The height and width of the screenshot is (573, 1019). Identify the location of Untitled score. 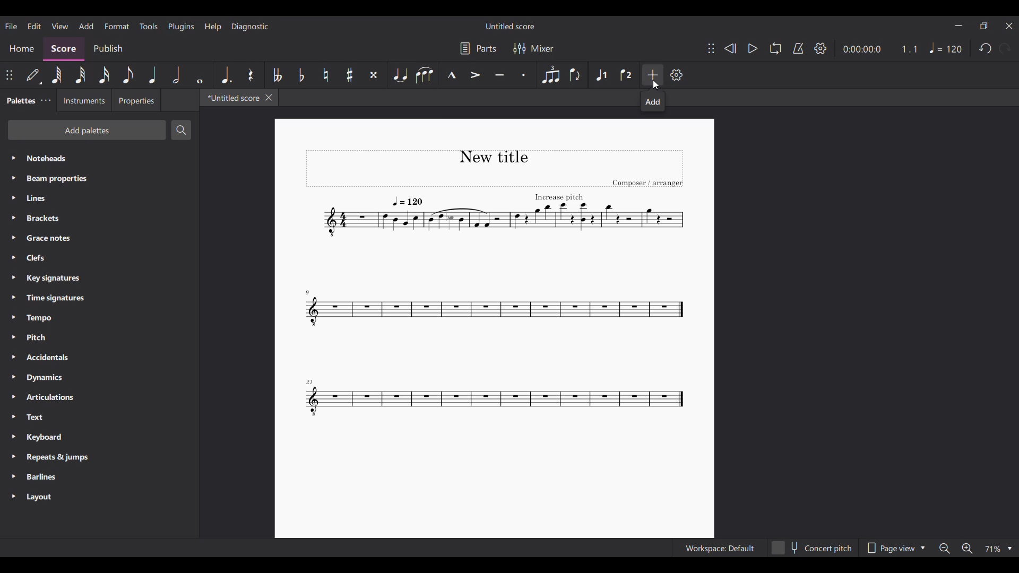
(511, 27).